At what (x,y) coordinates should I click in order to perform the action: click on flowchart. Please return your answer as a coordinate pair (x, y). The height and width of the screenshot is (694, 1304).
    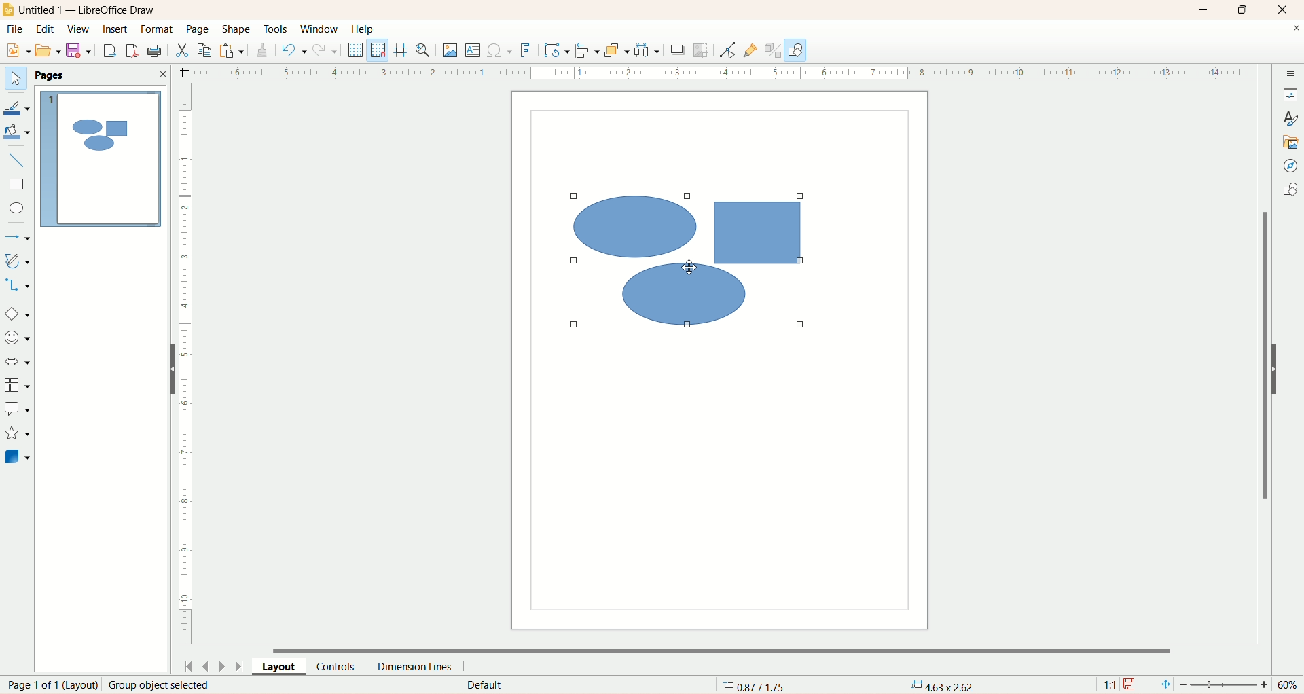
    Looking at the image, I should click on (17, 384).